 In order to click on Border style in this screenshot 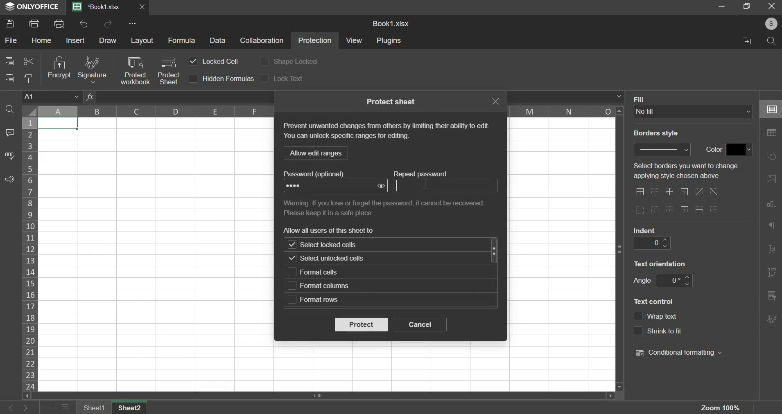, I will do `click(660, 135)`.